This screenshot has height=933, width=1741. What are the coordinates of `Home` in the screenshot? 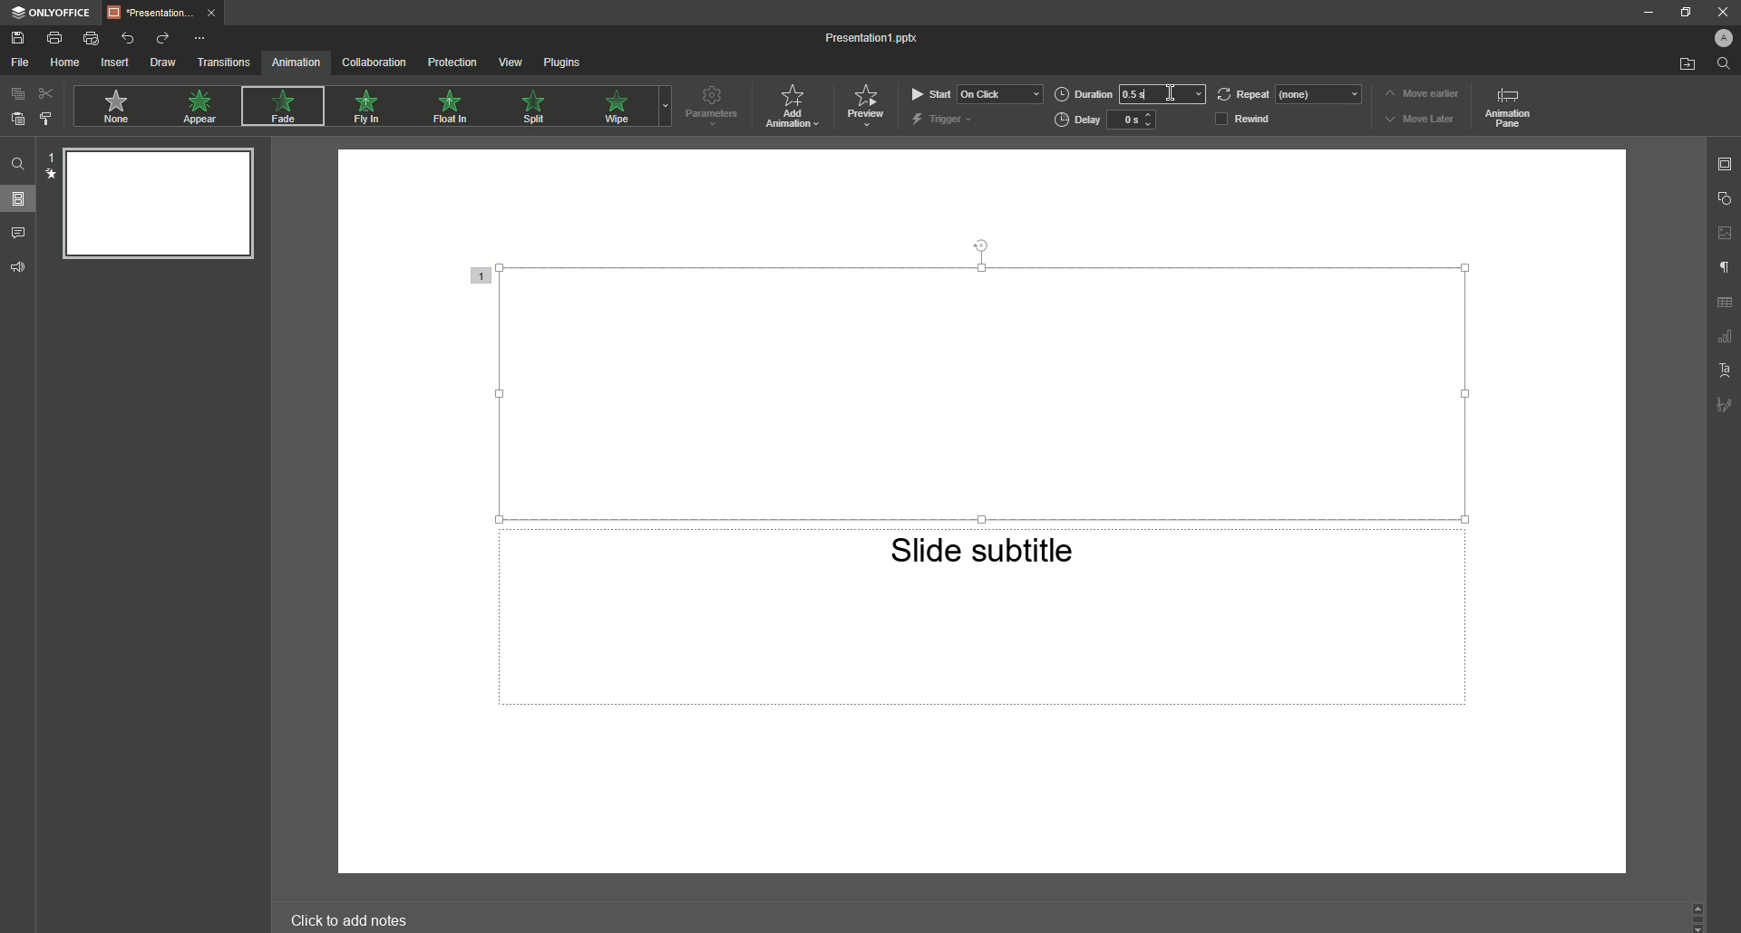 It's located at (65, 63).